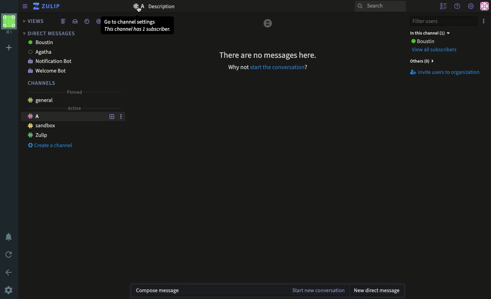 The width and height of the screenshot is (491, 299). Describe the element at coordinates (138, 6) in the screenshot. I see `#A` at that location.